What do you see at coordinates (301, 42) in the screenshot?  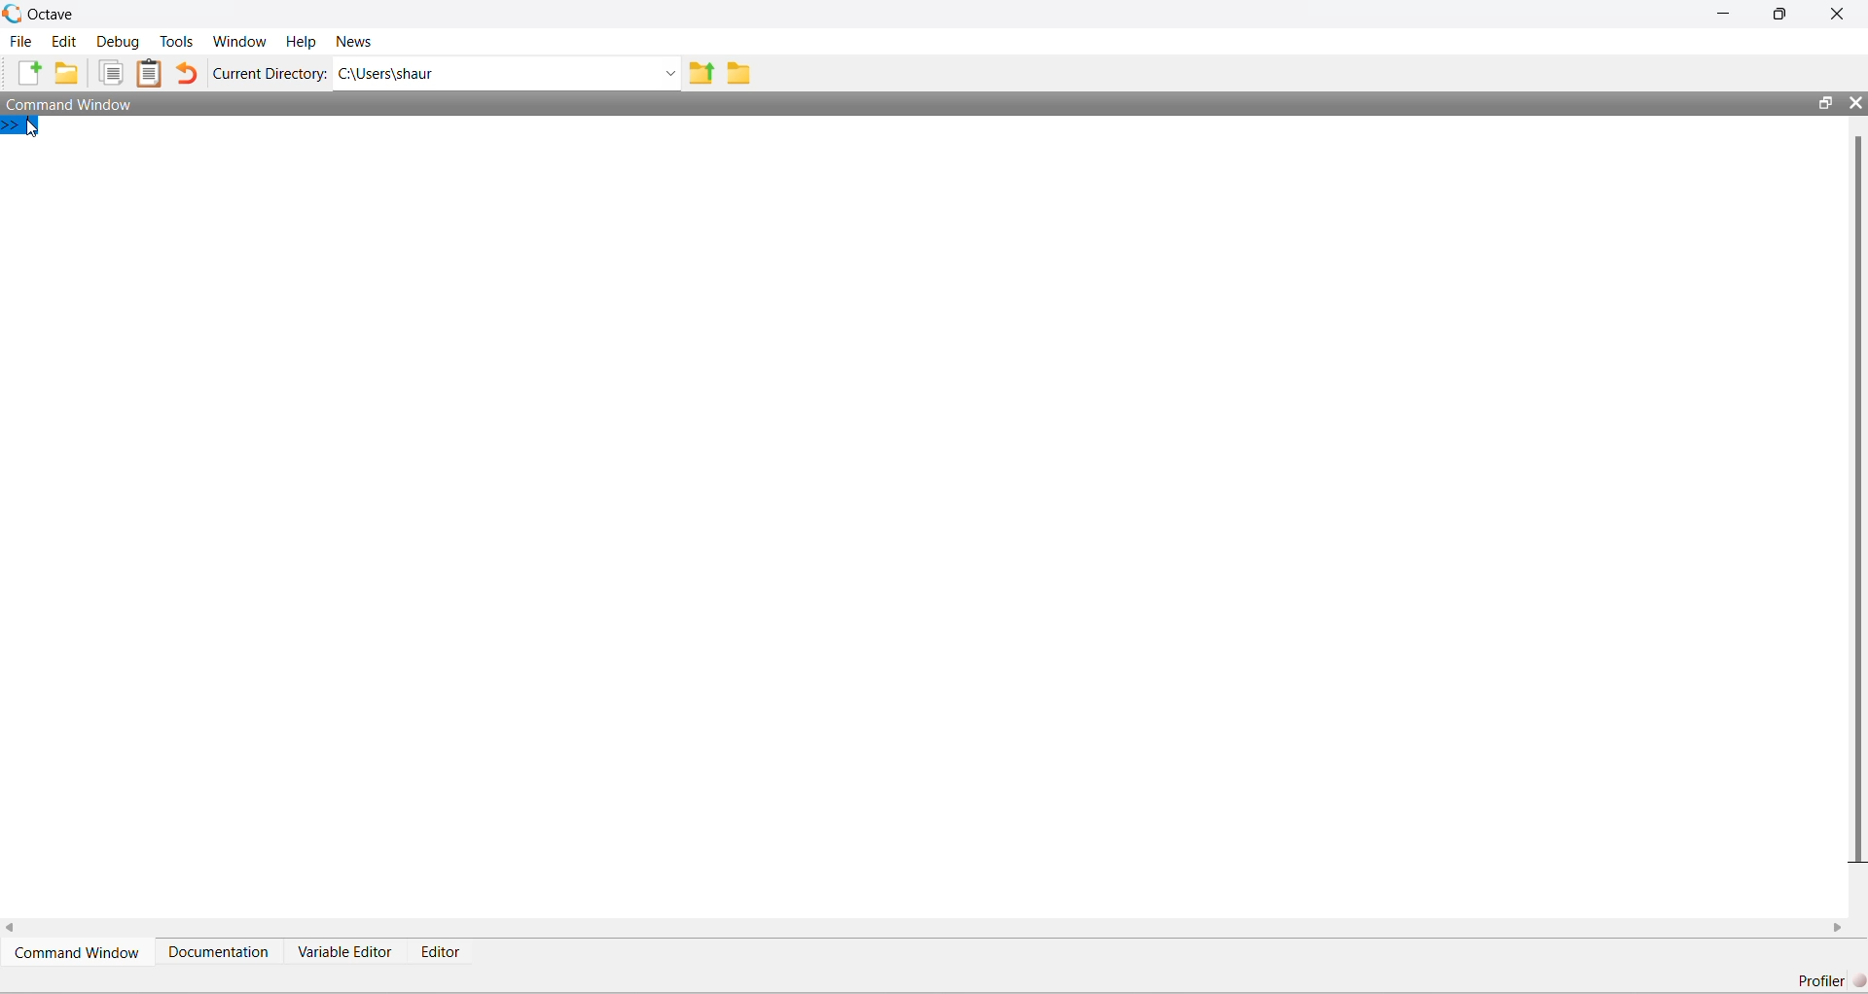 I see `Help` at bounding box center [301, 42].